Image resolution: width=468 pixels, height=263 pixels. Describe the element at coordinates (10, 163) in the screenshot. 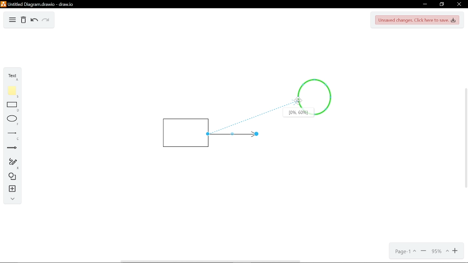

I see `Freehand` at that location.